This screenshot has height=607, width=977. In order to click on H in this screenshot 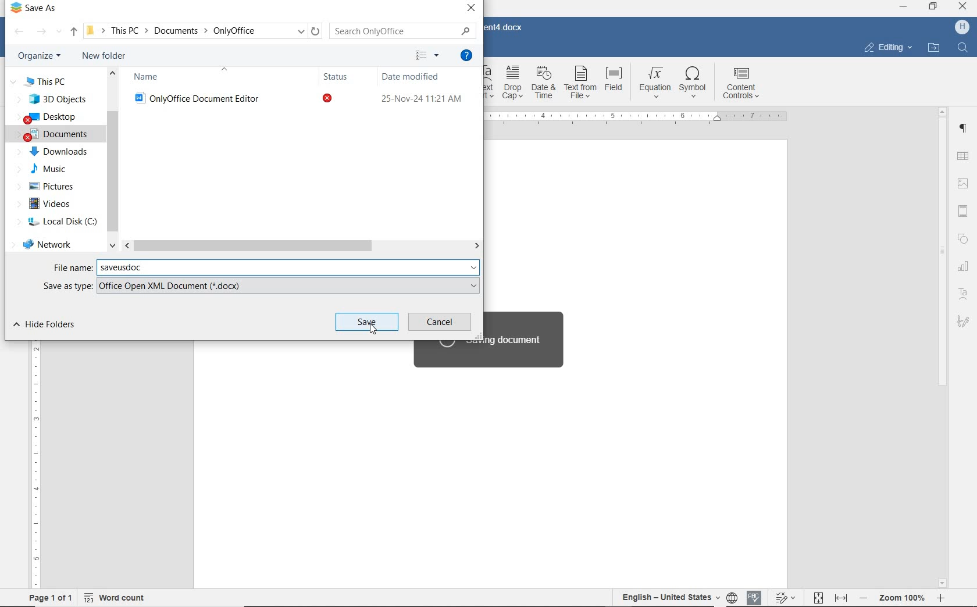, I will do `click(958, 28)`.